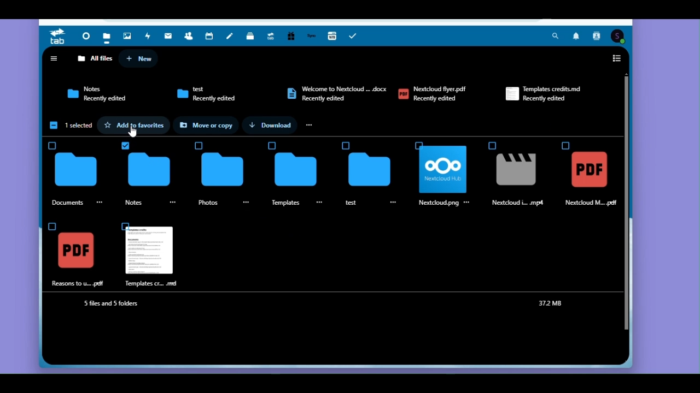 The width and height of the screenshot is (700, 393). I want to click on Check Box, so click(346, 145).